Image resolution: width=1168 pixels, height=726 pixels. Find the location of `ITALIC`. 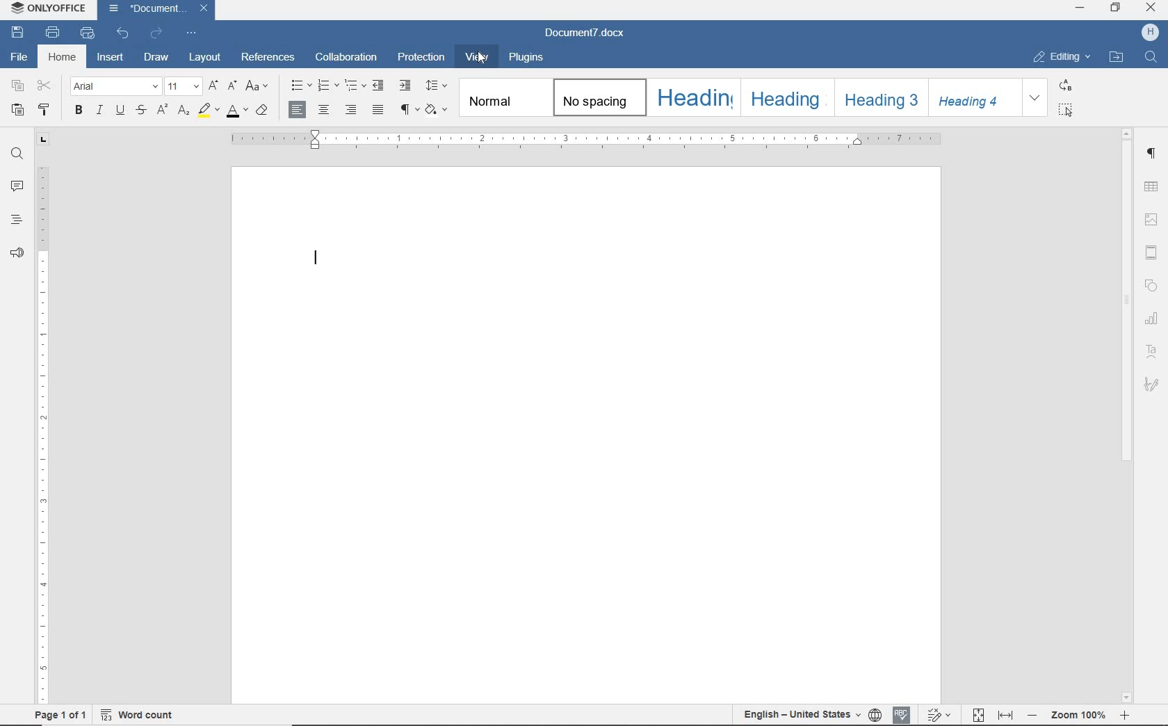

ITALIC is located at coordinates (99, 111).